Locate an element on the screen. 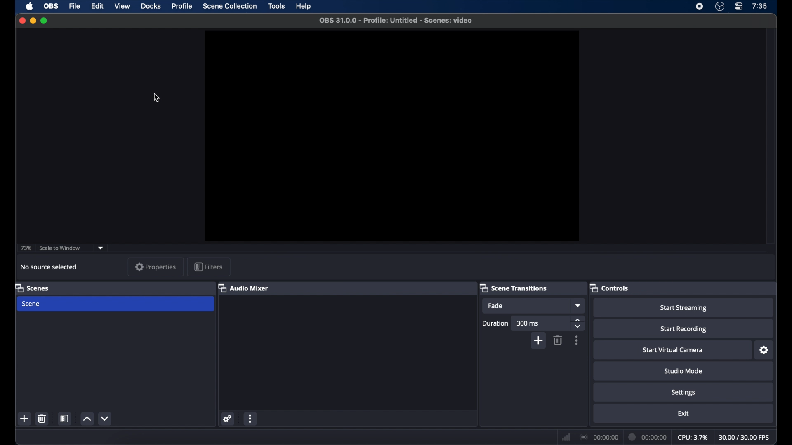 This screenshot has width=792, height=445. add is located at coordinates (538, 341).